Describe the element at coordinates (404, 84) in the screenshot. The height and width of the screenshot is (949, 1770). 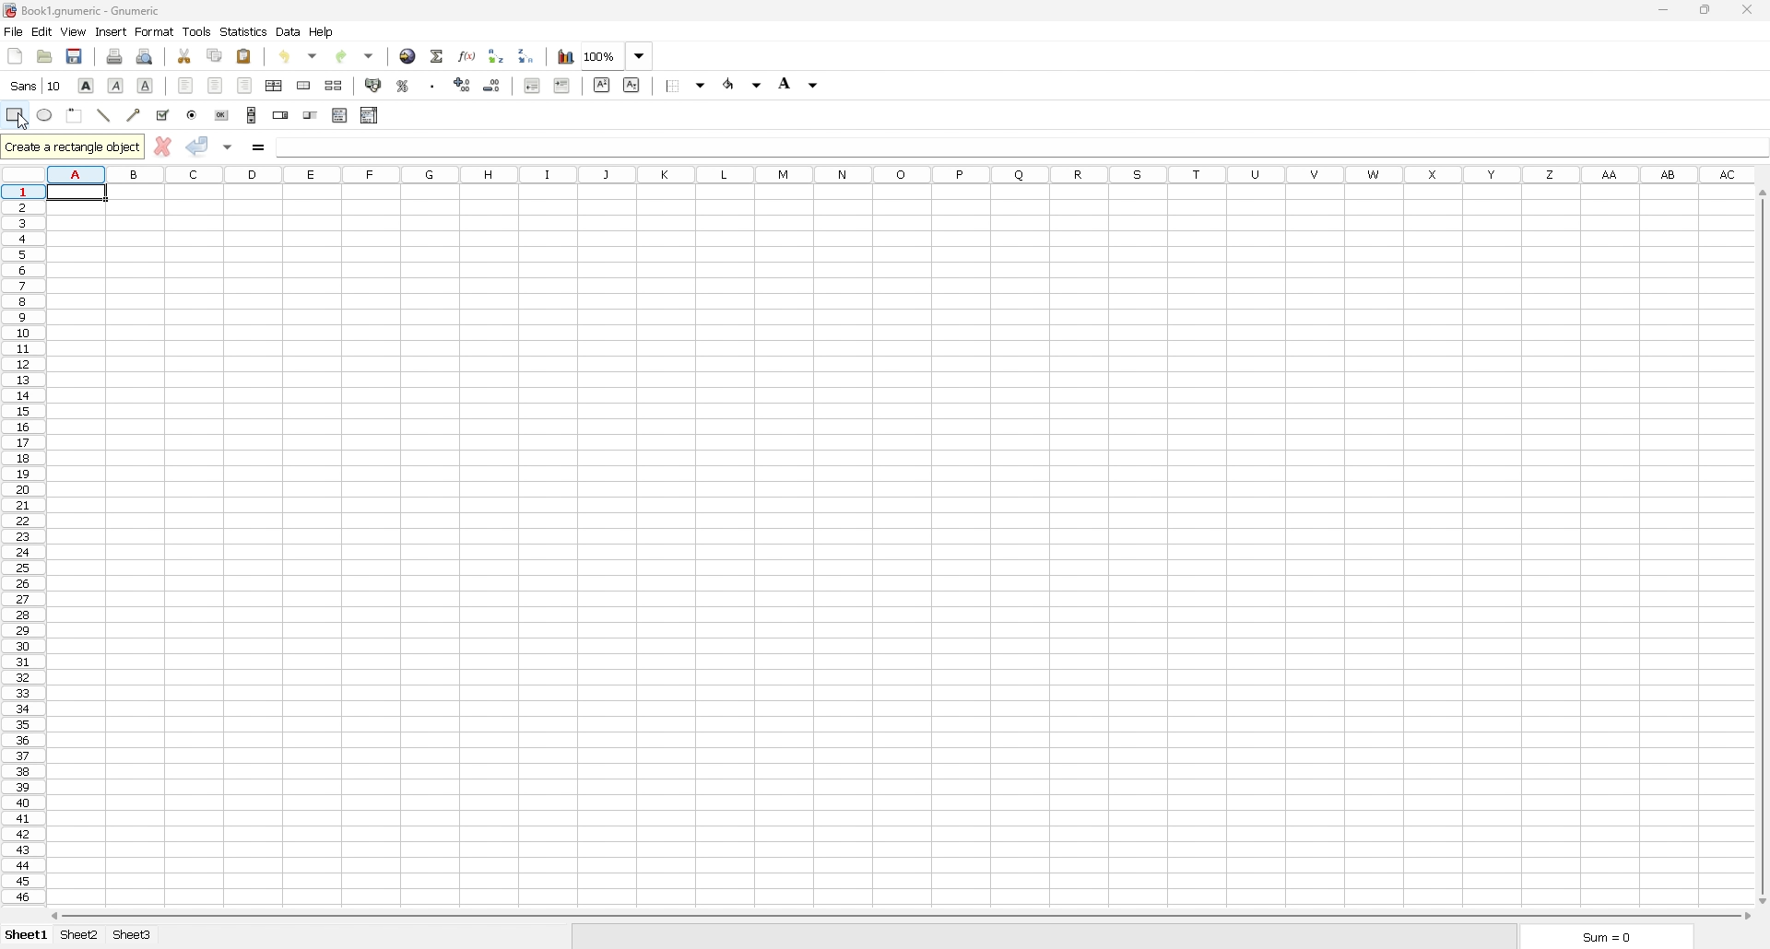
I see `percentage` at that location.